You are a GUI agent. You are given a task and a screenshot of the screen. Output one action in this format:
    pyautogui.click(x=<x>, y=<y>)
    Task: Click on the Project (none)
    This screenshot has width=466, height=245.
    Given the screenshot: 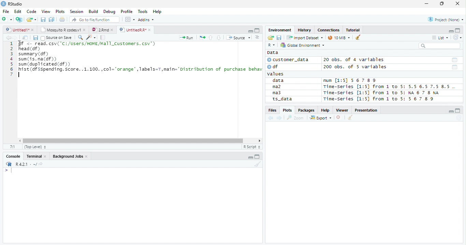 What is the action you would take?
    pyautogui.click(x=447, y=19)
    